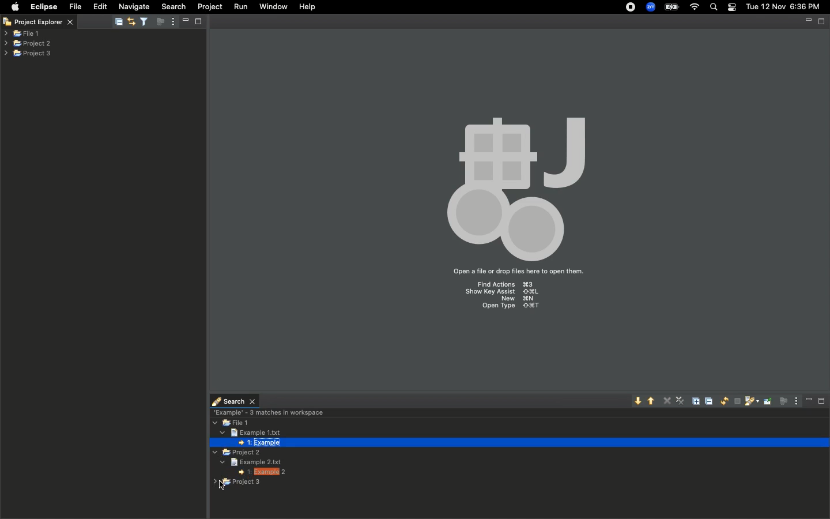  I want to click on Search, so click(714, 8).